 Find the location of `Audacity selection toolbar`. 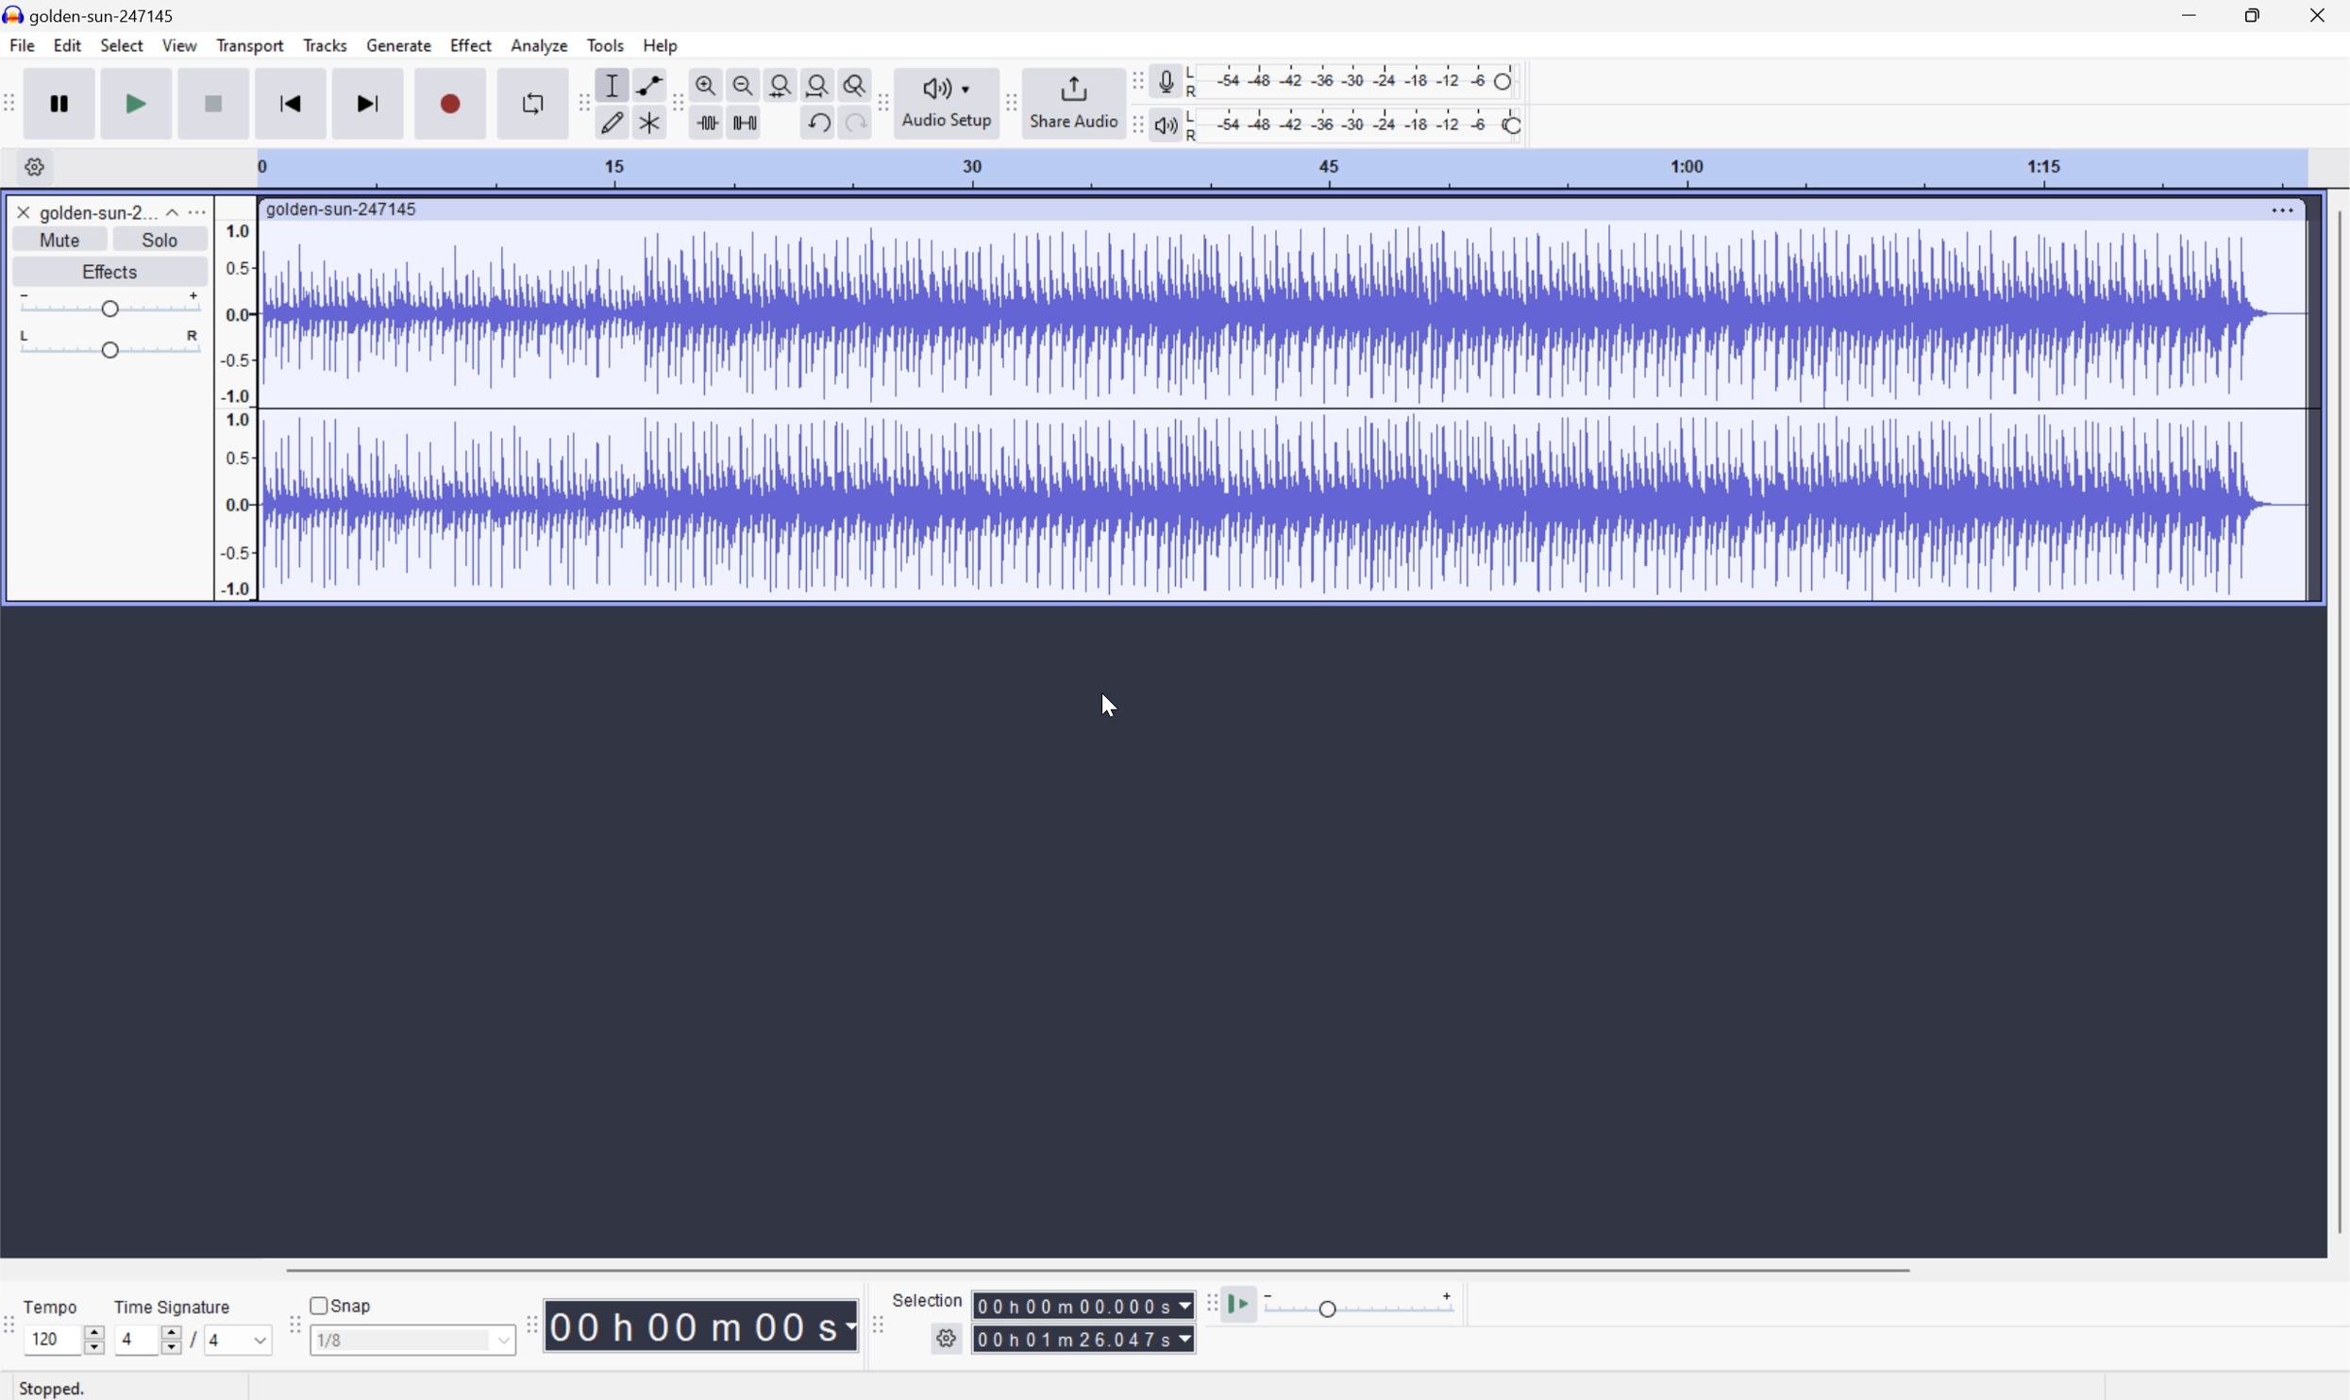

Audacity selection toolbar is located at coordinates (877, 1329).